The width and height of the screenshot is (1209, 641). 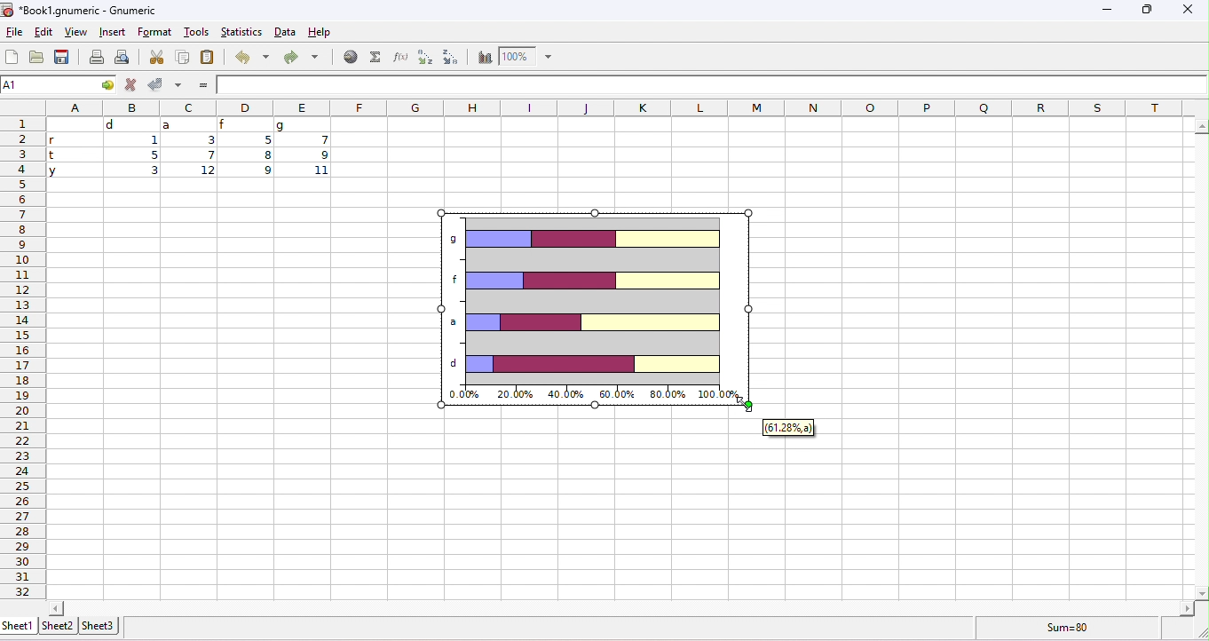 I want to click on stacked bar chart appeared, so click(x=599, y=312).